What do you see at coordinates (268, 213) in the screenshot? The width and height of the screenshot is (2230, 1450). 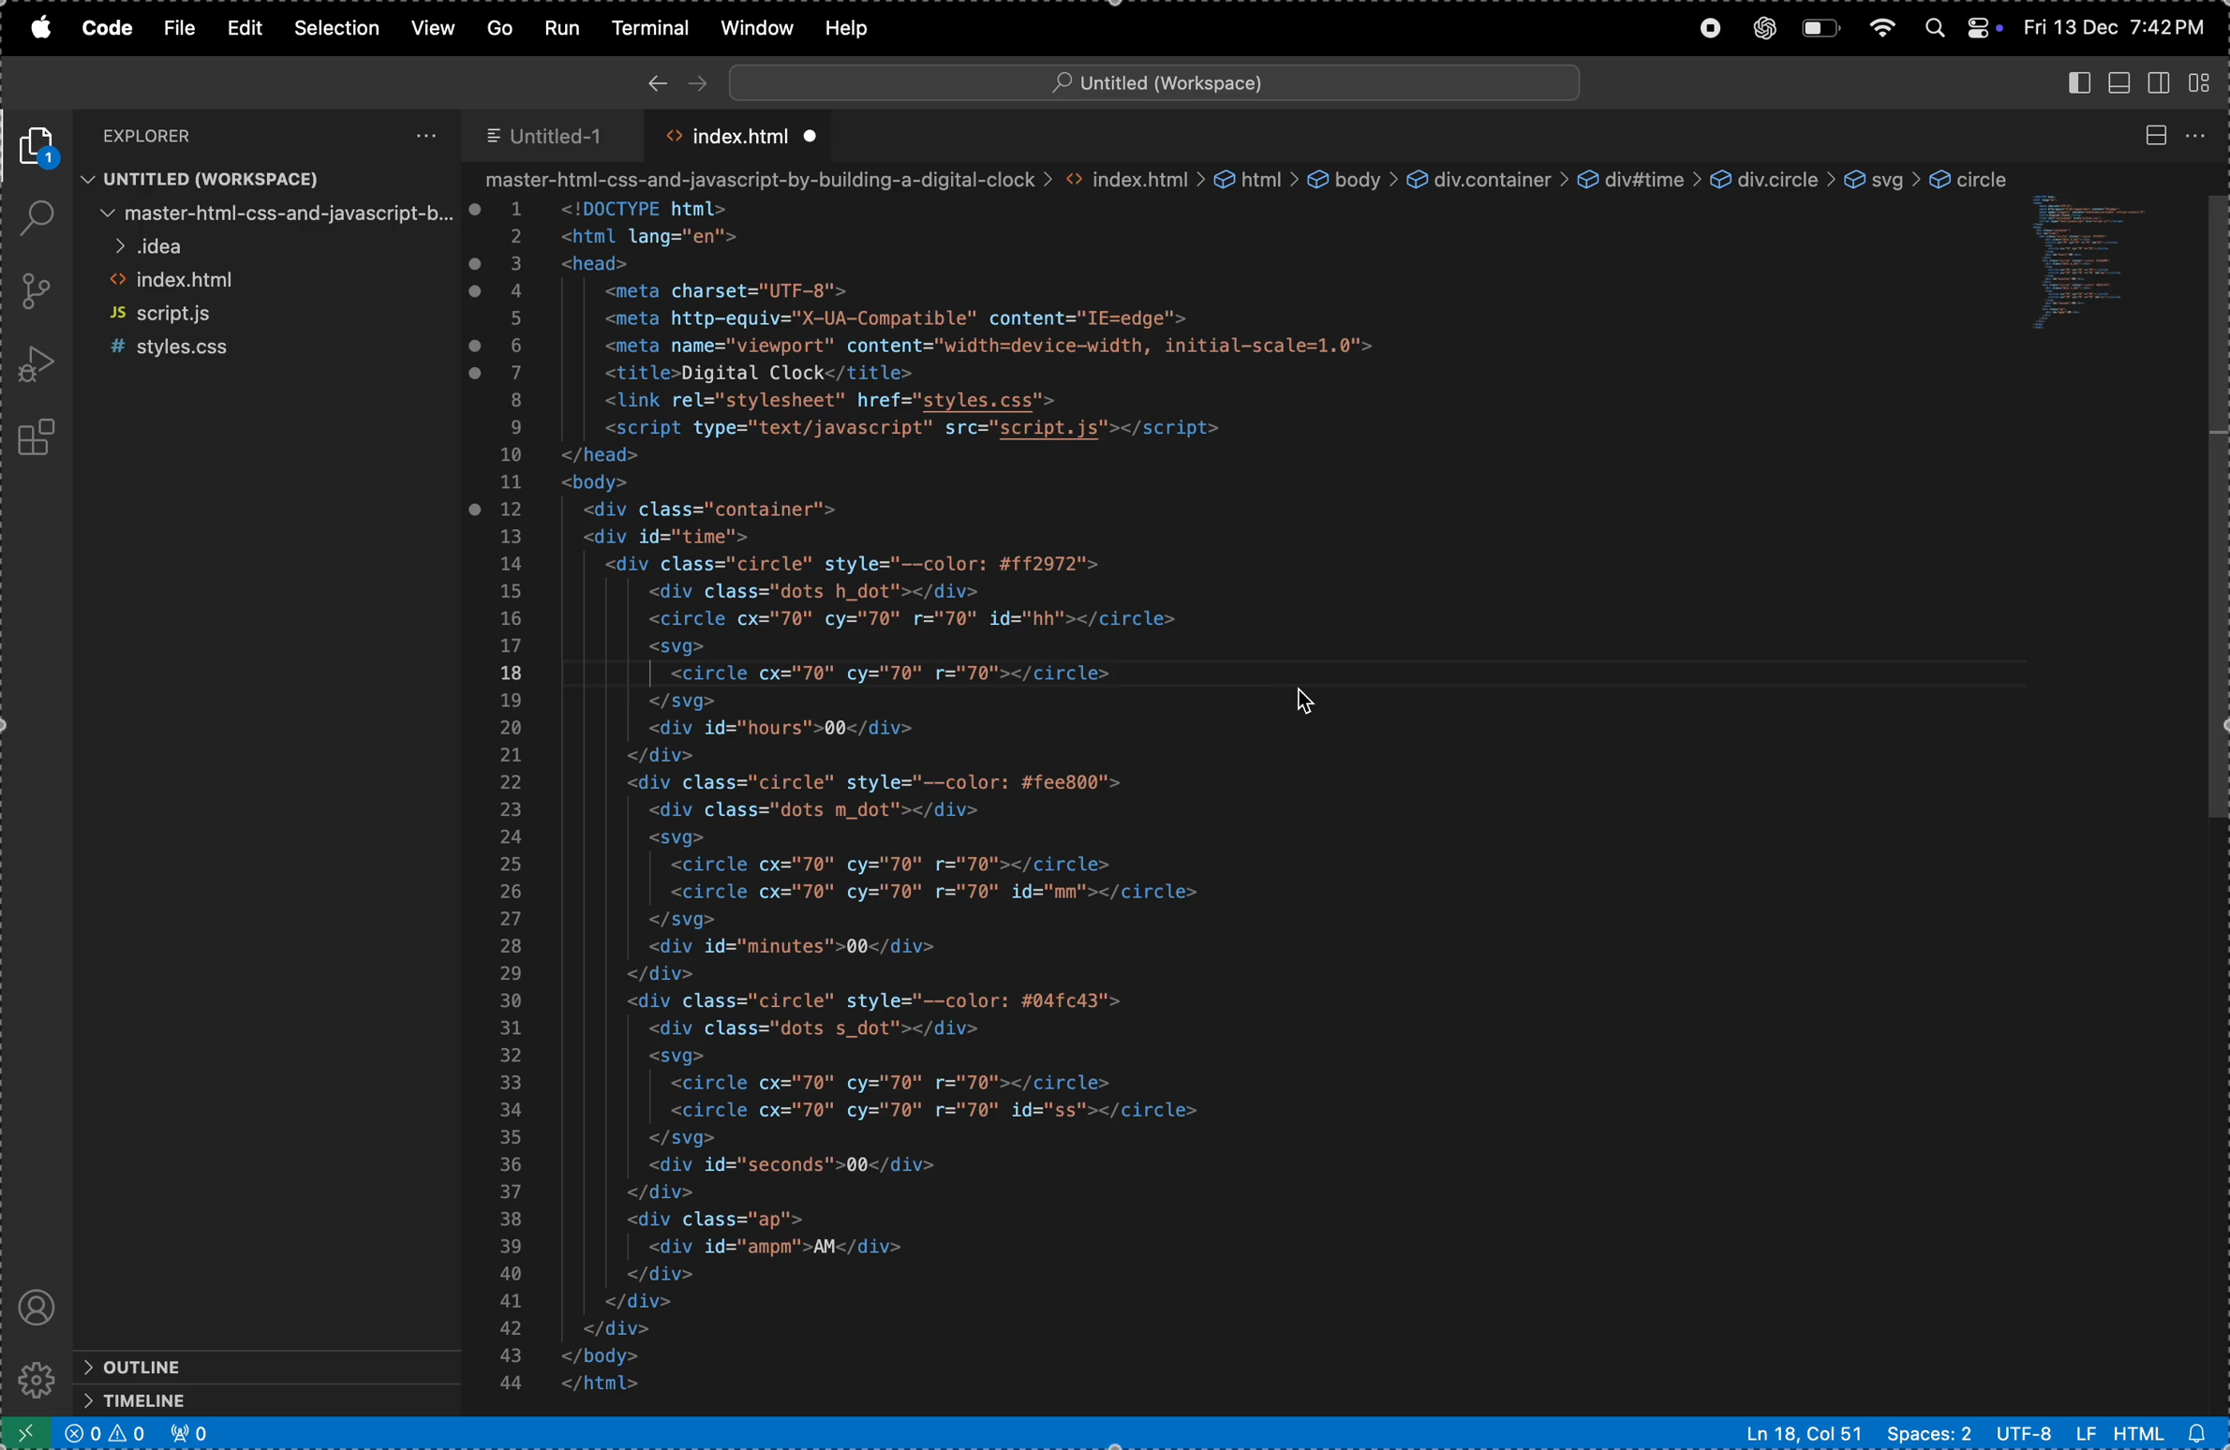 I see `master html css java script` at bounding box center [268, 213].